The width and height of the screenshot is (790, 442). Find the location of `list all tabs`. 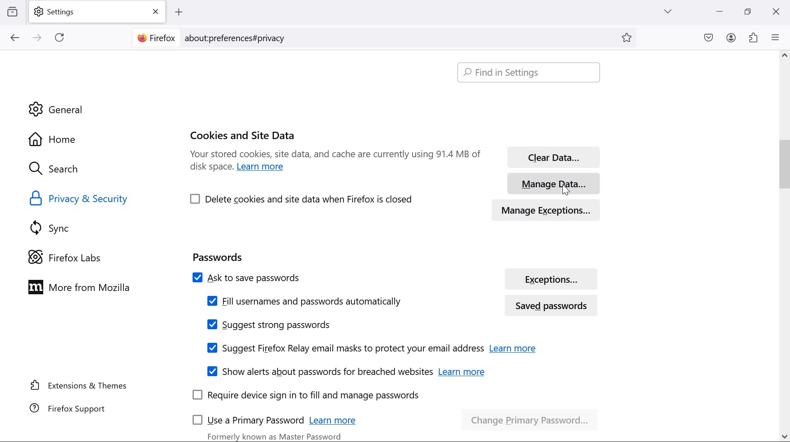

list all tabs is located at coordinates (668, 11).